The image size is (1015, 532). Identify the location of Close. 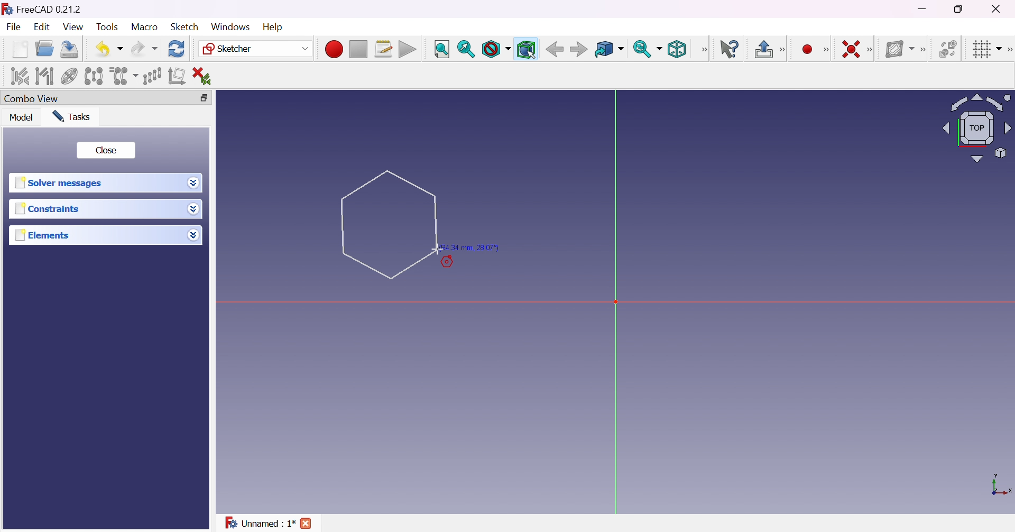
(105, 151).